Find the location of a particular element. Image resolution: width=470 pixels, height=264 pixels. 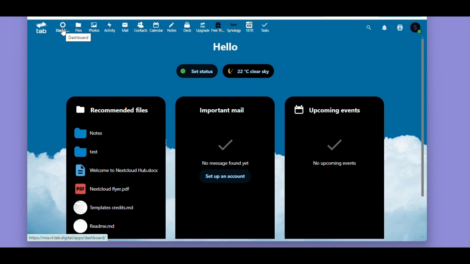

Activity is located at coordinates (109, 27).